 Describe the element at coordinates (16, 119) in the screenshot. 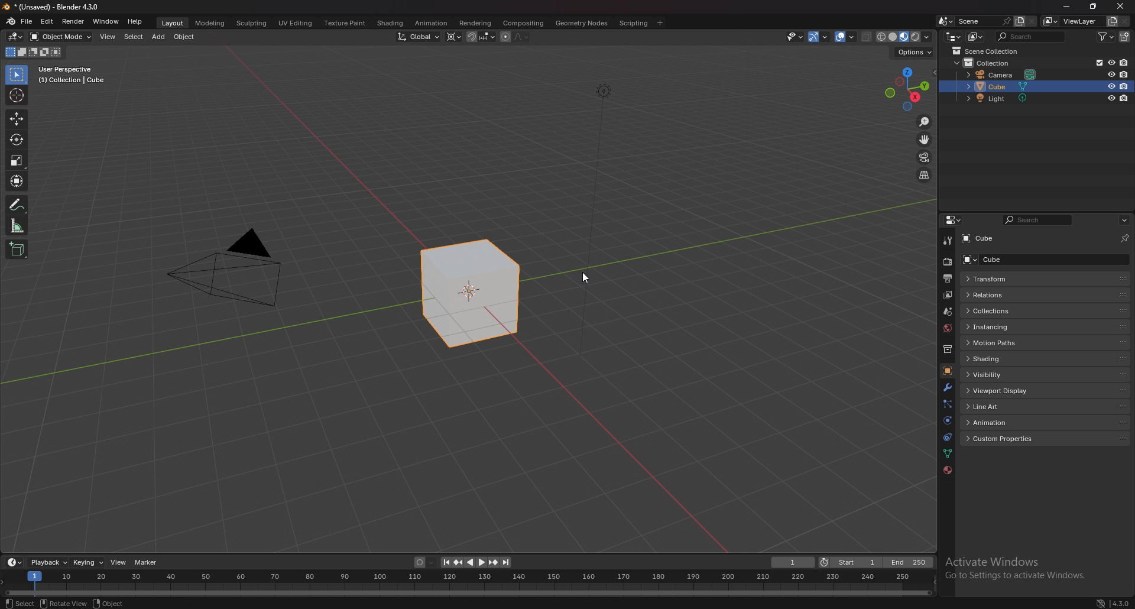

I see `move` at that location.